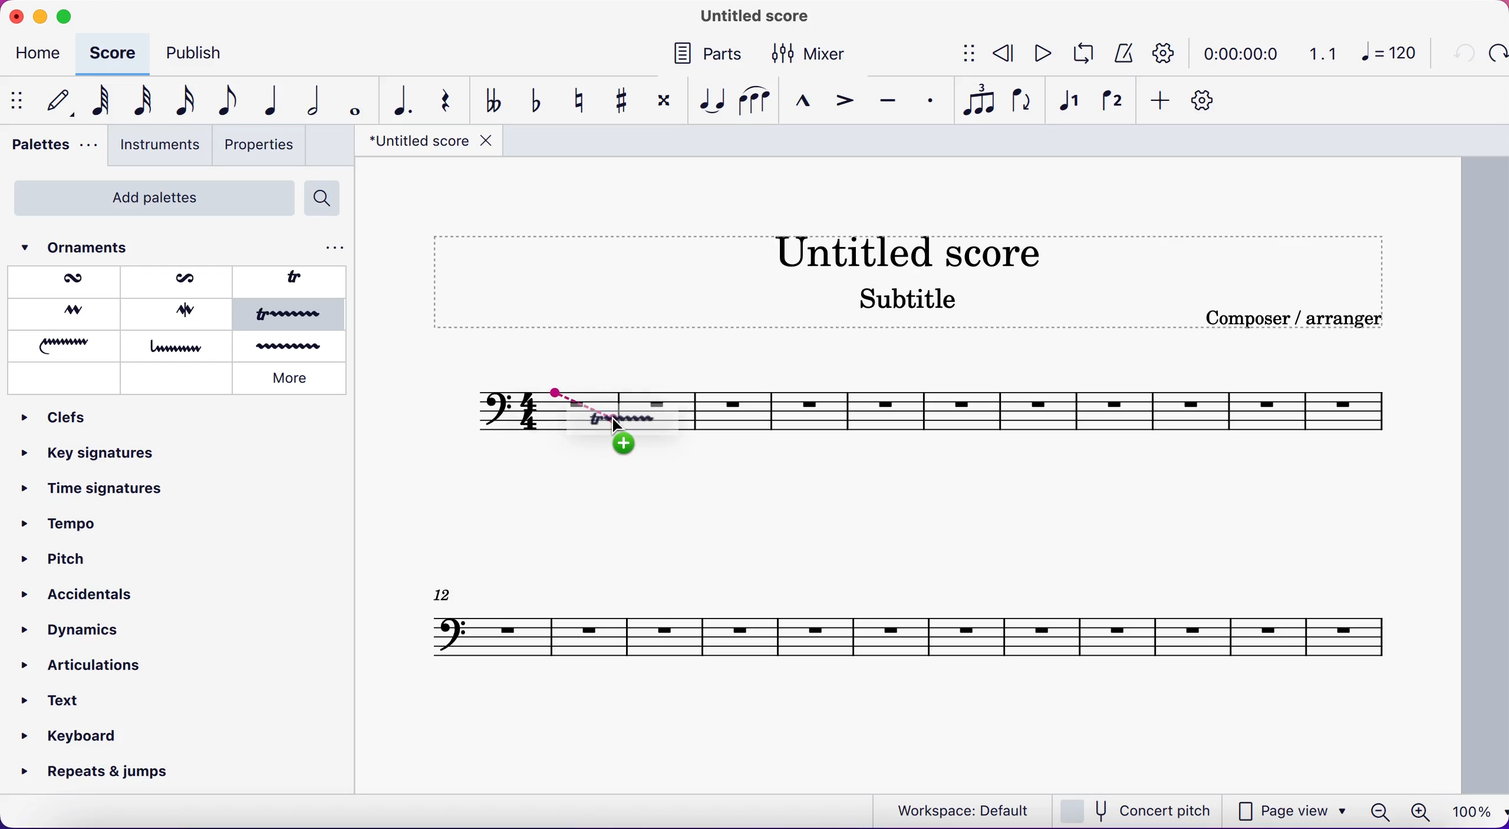 Image resolution: width=1509 pixels, height=829 pixels. Describe the element at coordinates (1497, 54) in the screenshot. I see `redo` at that location.